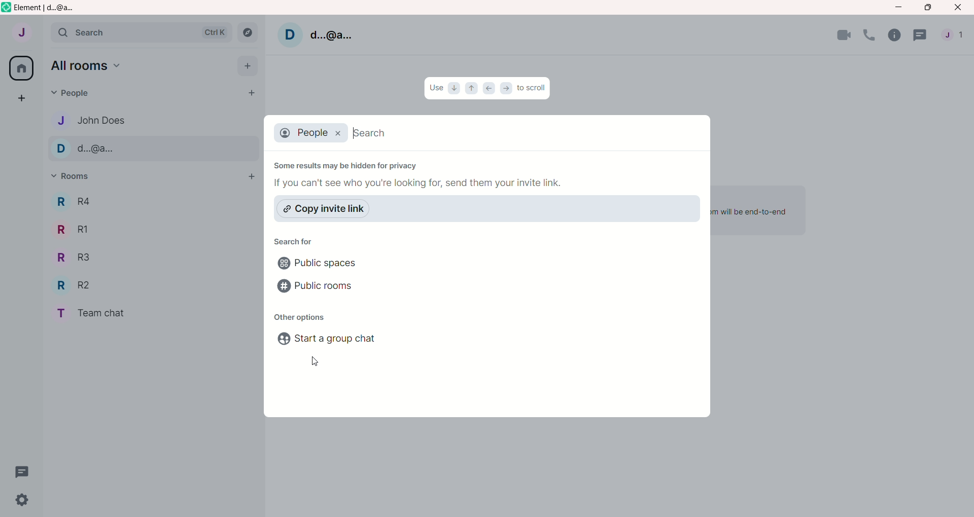 This screenshot has height=517, width=974. I want to click on to scroll, so click(532, 87).